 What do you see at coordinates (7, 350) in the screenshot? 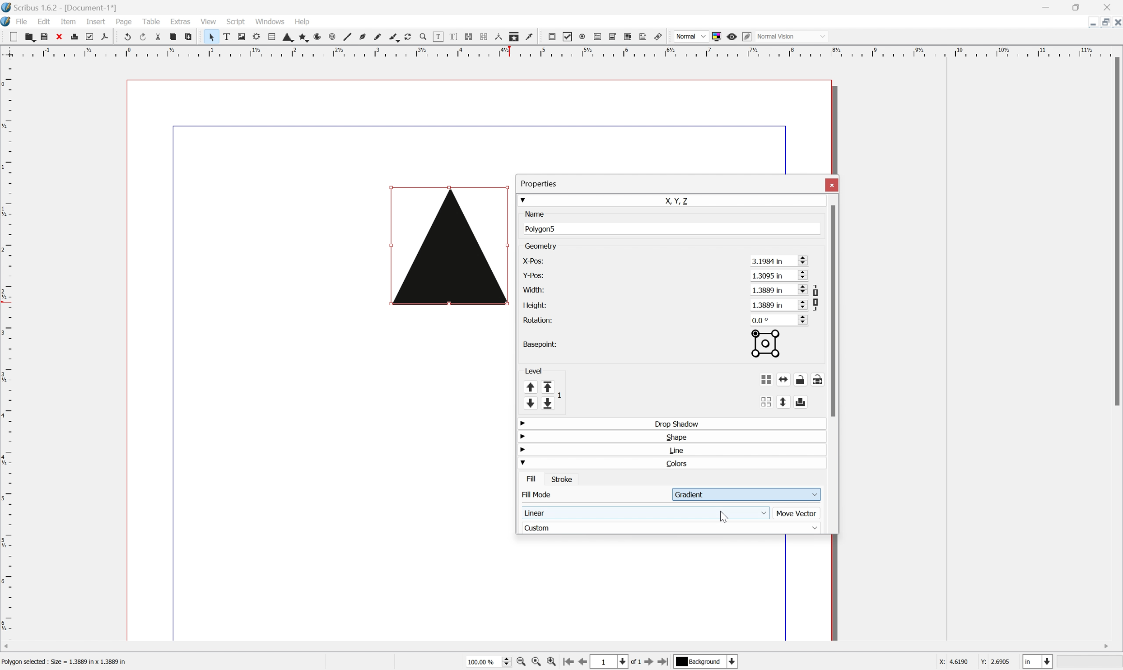
I see `Scale` at bounding box center [7, 350].